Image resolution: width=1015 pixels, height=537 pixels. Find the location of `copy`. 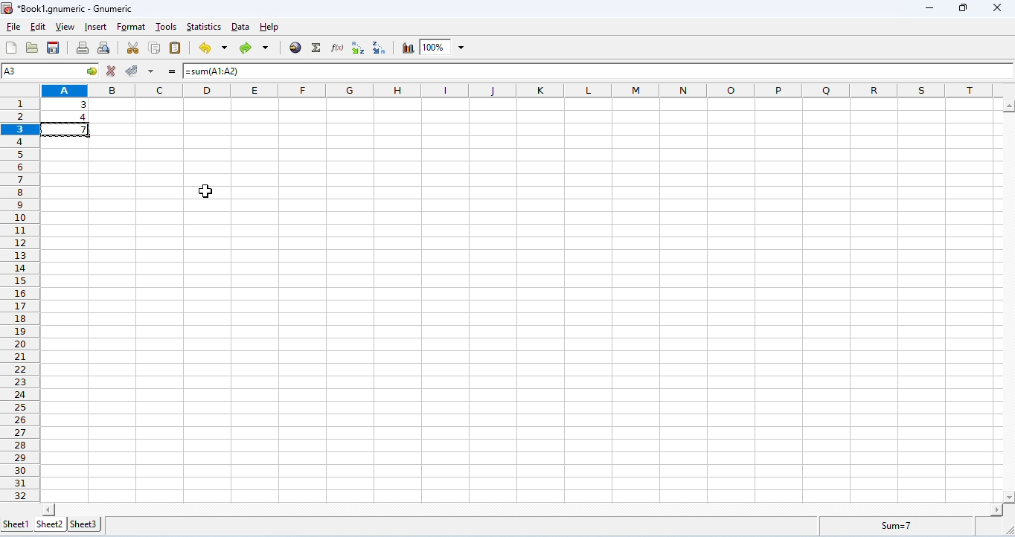

copy is located at coordinates (156, 48).